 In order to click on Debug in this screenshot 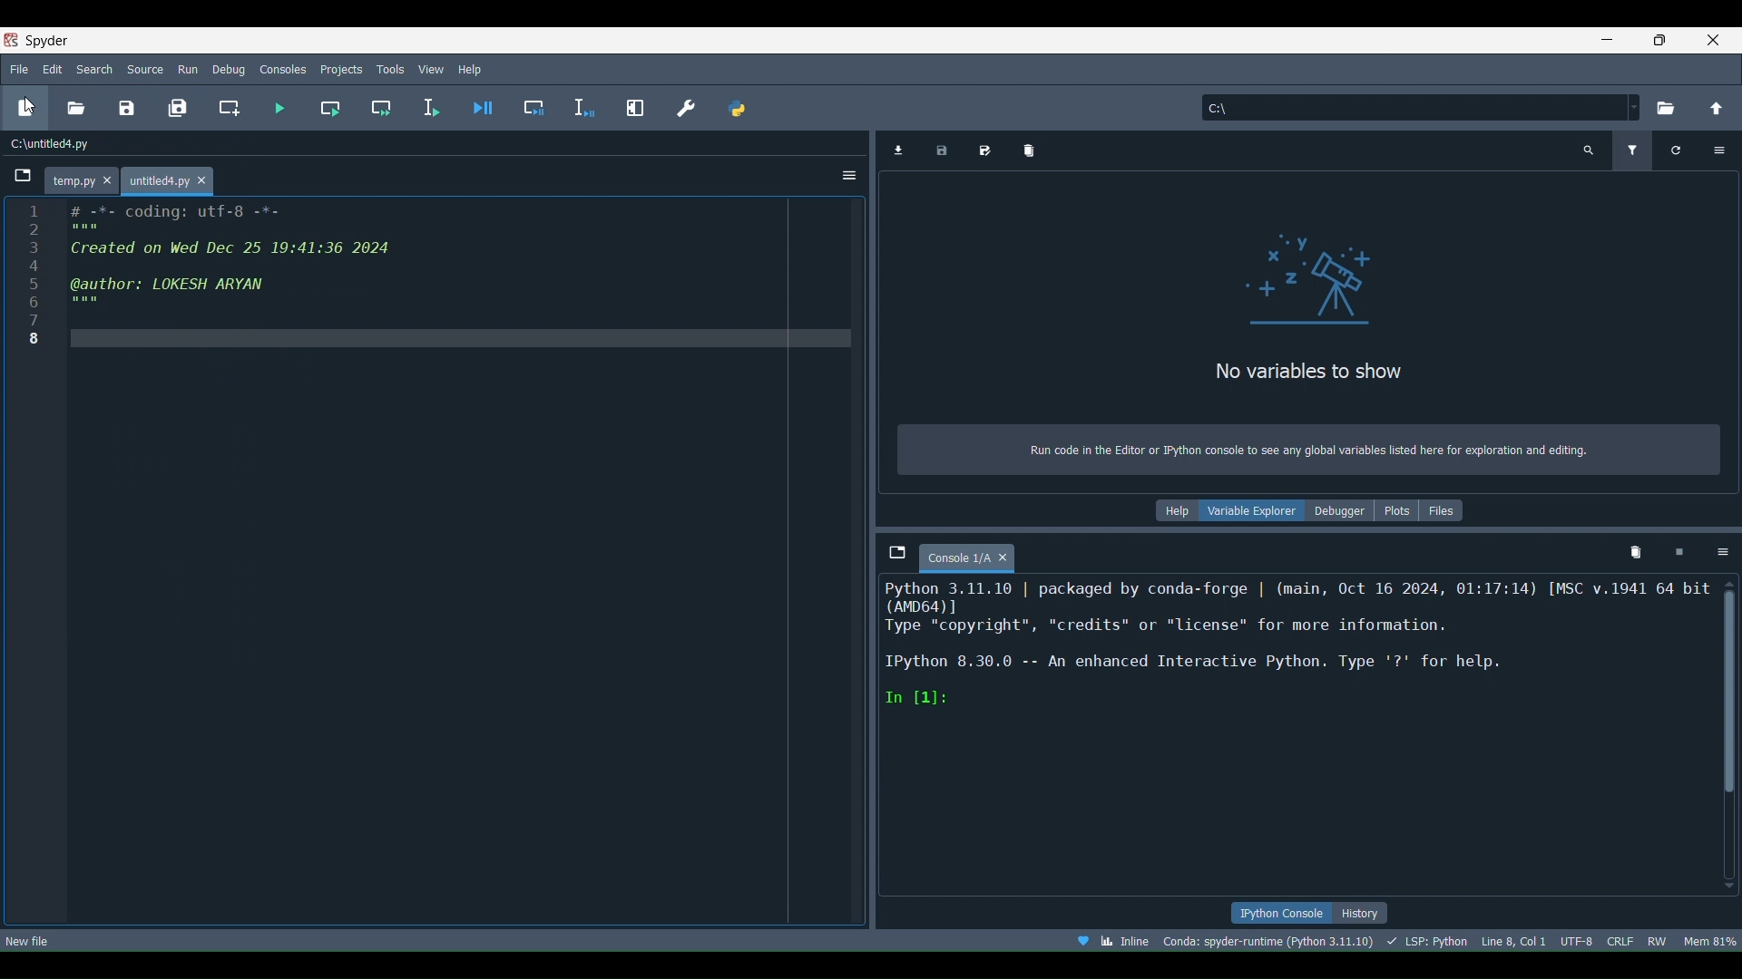, I will do `click(230, 67)`.